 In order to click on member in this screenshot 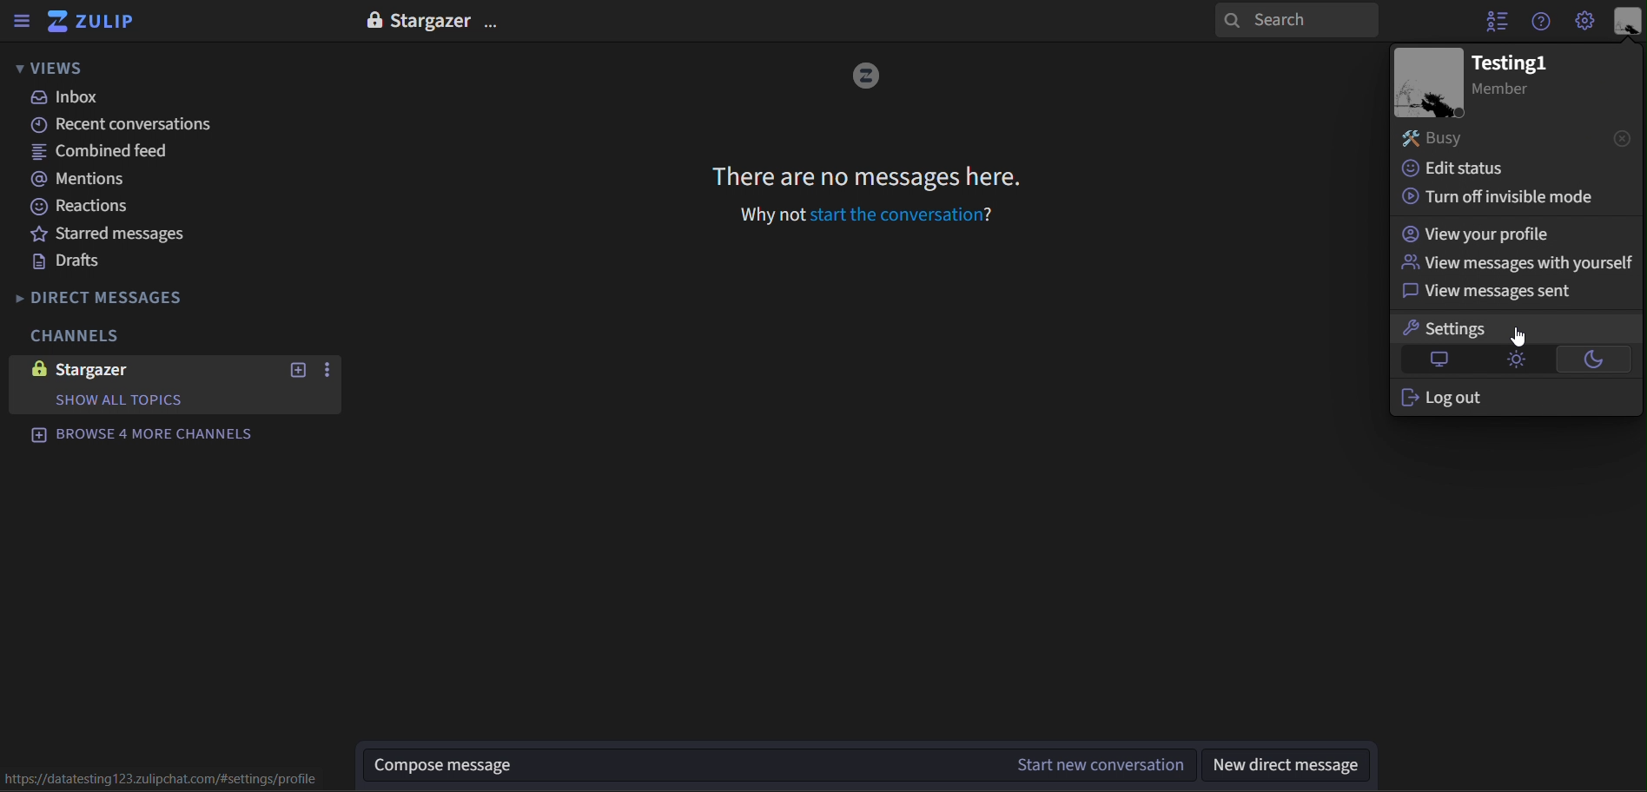, I will do `click(1512, 89)`.